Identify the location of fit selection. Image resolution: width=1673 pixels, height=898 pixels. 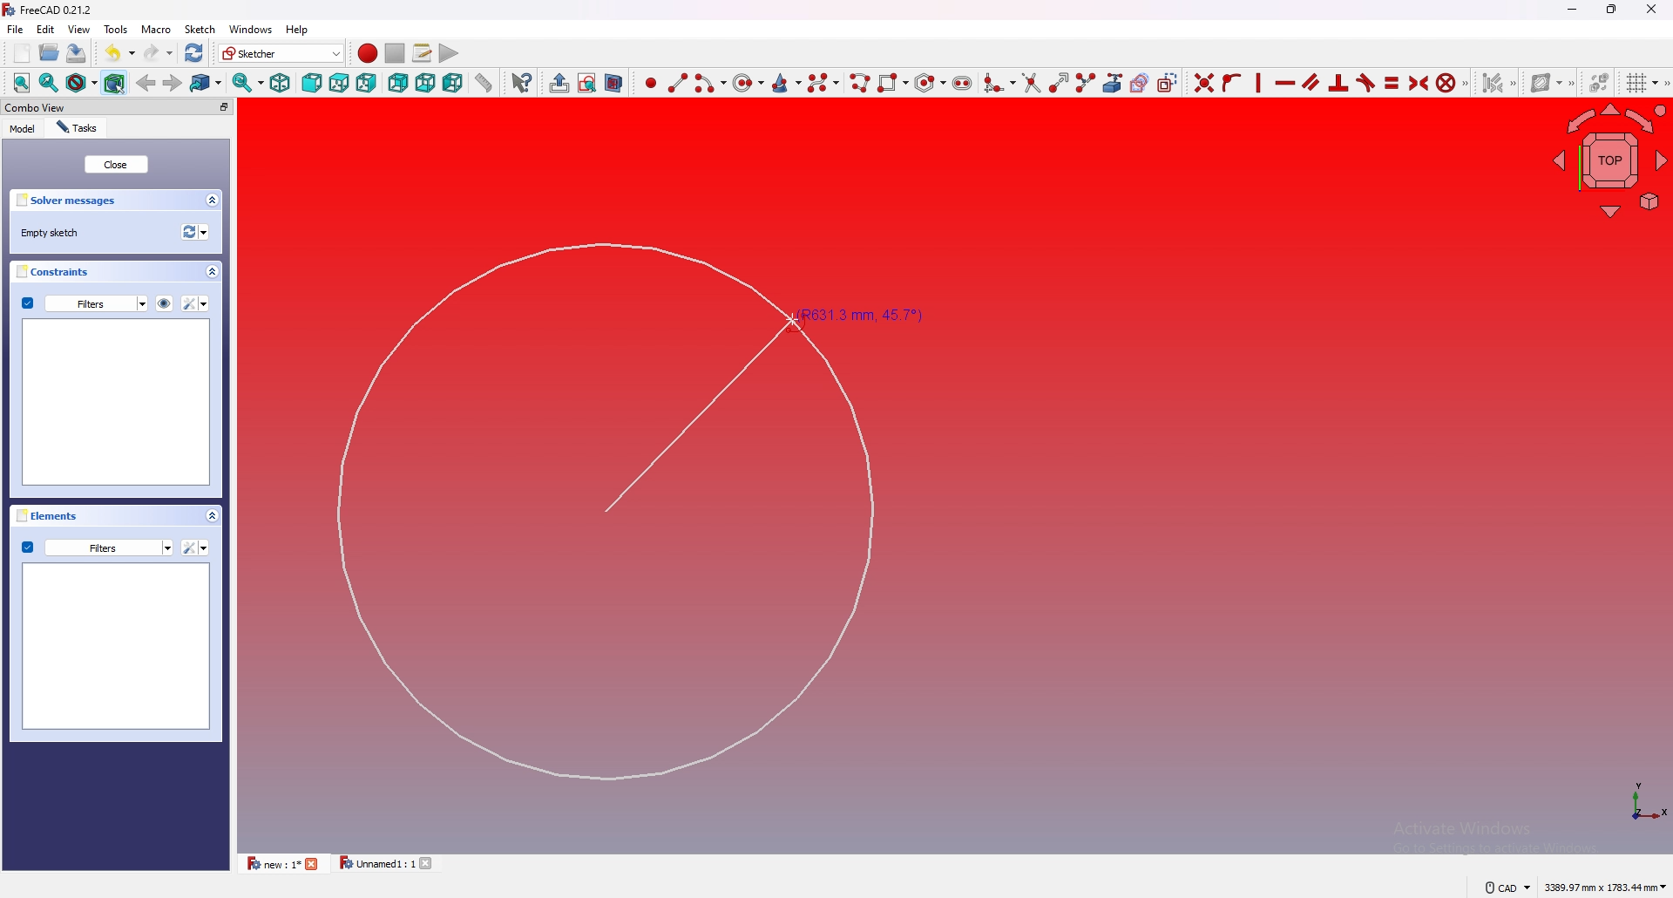
(49, 82).